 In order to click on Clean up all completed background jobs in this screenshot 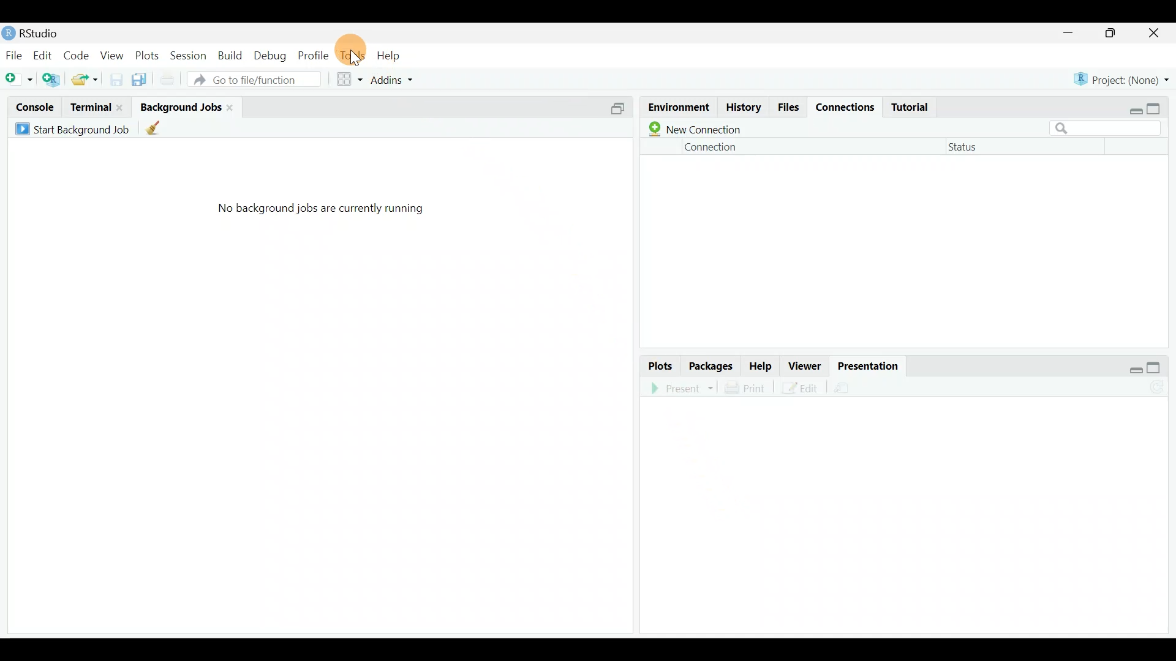, I will do `click(156, 128)`.